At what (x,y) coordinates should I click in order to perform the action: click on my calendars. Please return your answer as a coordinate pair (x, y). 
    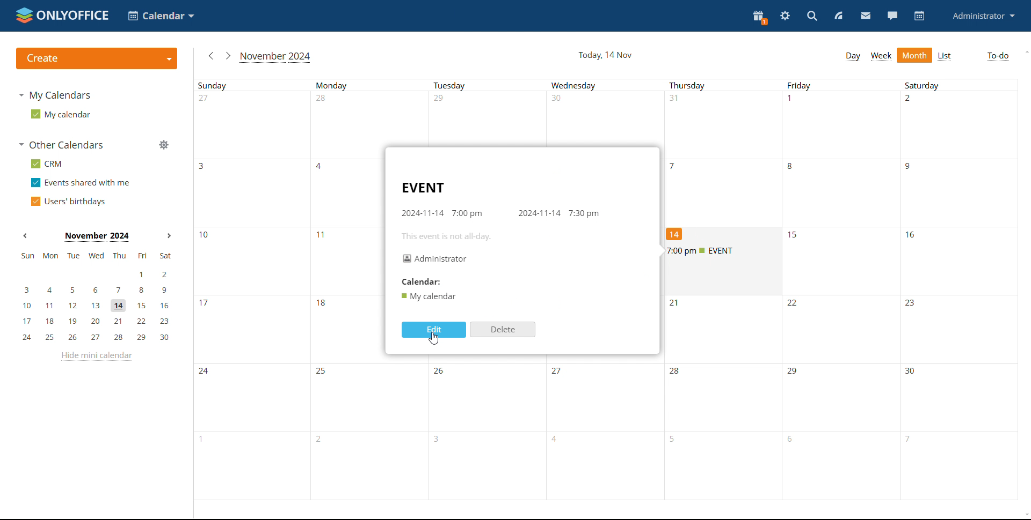
    Looking at the image, I should click on (55, 94).